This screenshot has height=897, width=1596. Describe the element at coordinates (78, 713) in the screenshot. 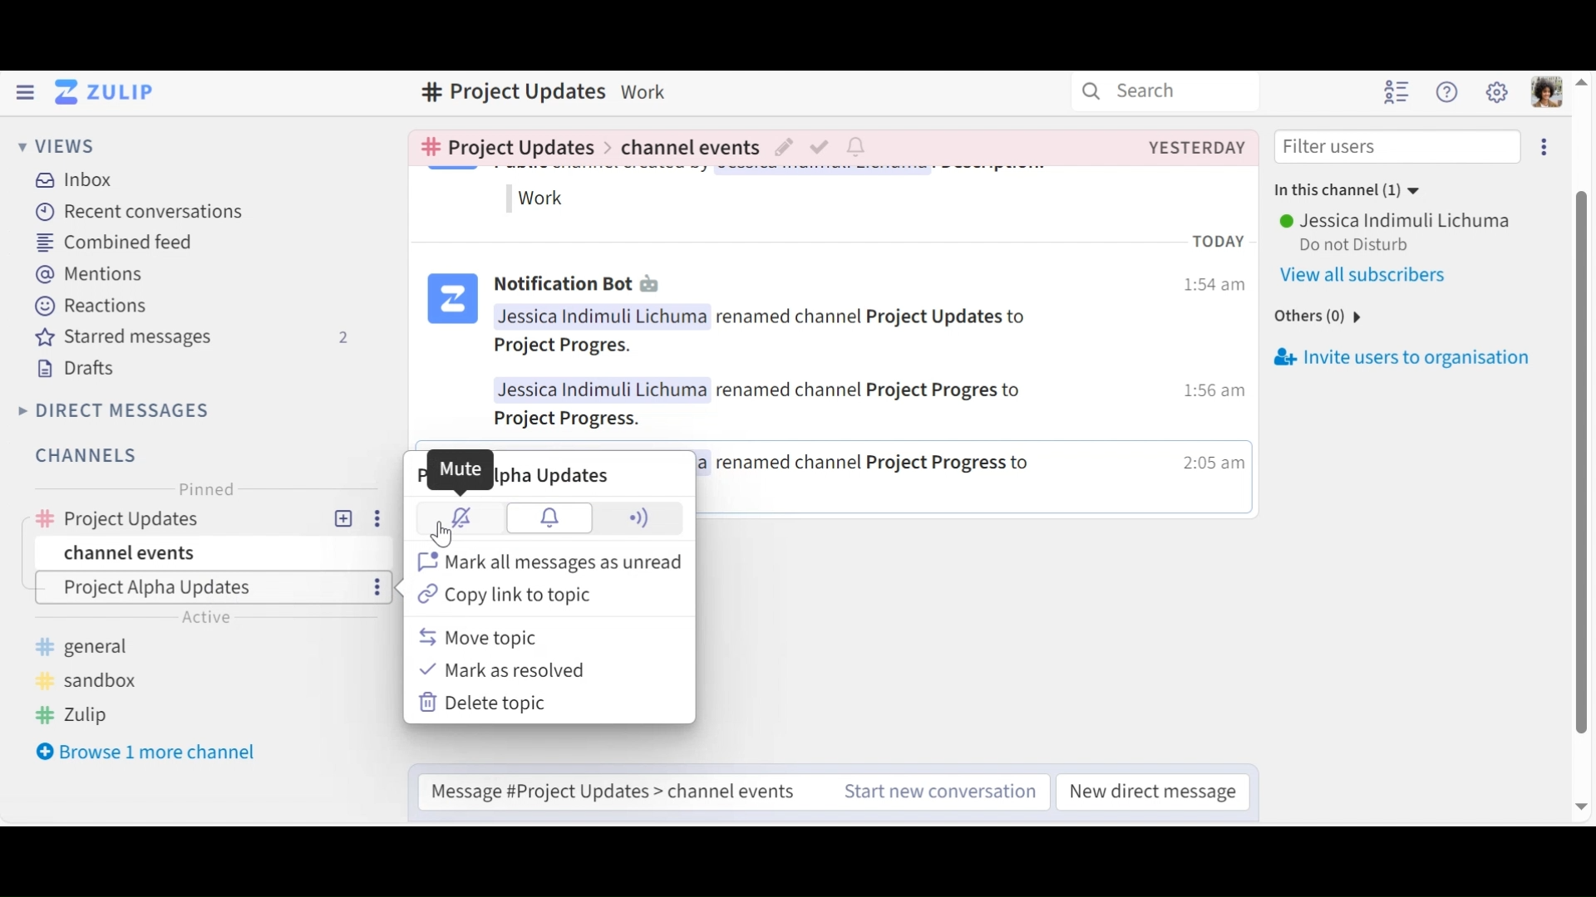

I see `Zulip` at that location.